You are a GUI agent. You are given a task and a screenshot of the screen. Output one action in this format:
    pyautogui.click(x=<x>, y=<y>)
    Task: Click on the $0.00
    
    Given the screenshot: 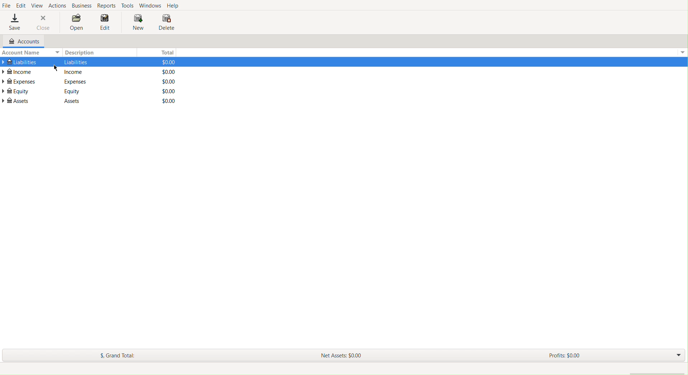 What is the action you would take?
    pyautogui.click(x=165, y=101)
    